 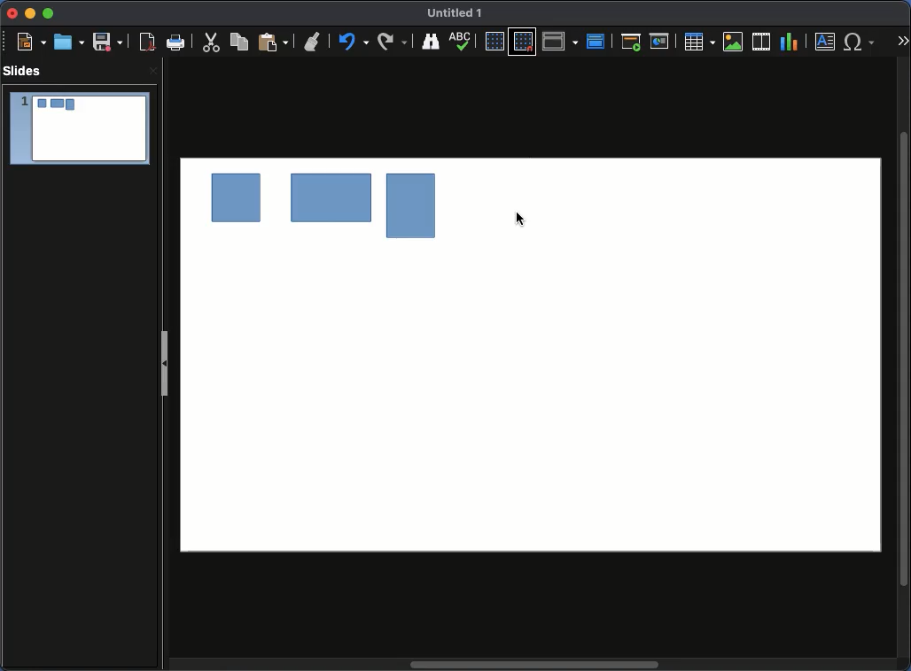 What do you see at coordinates (735, 42) in the screenshot?
I see `Image` at bounding box center [735, 42].